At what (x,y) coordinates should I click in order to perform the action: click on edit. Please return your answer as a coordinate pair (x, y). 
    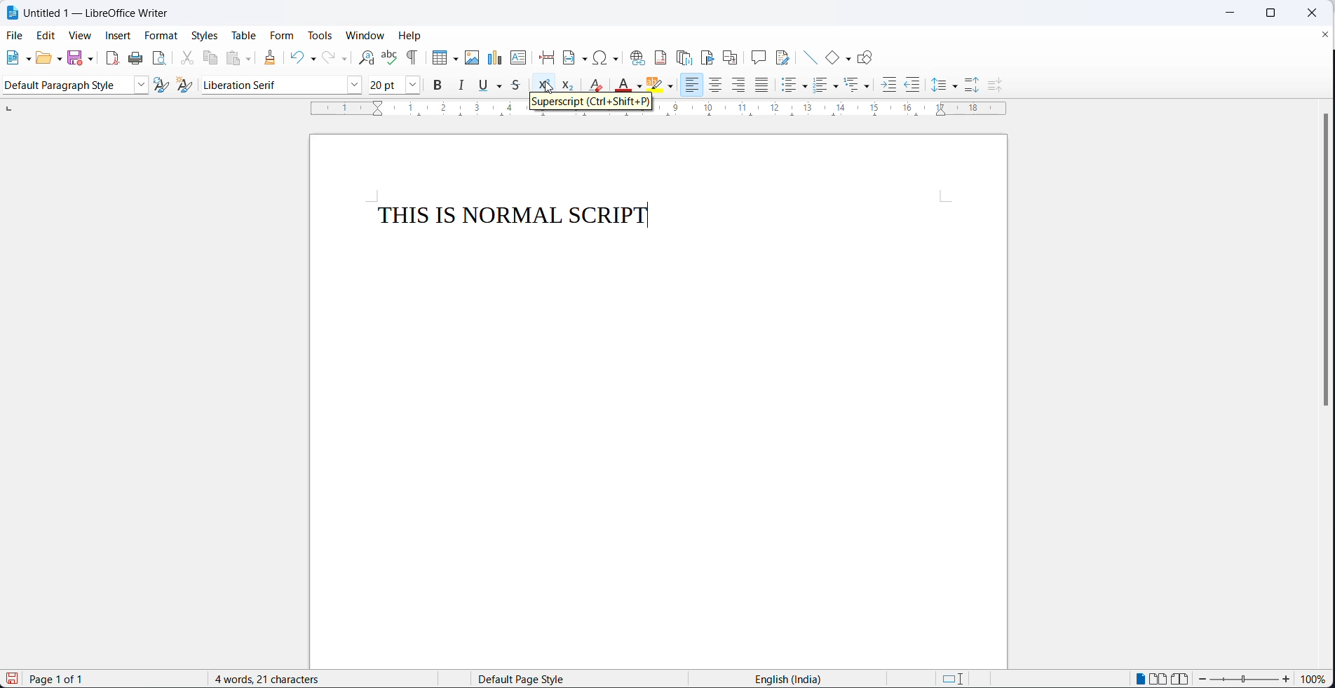
    Looking at the image, I should click on (44, 36).